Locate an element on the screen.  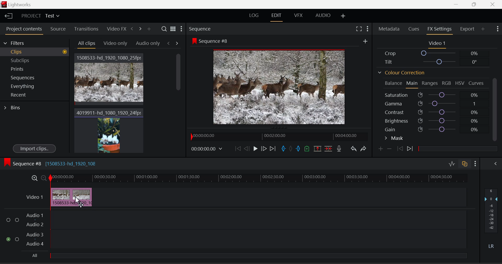
Curves is located at coordinates (477, 83).